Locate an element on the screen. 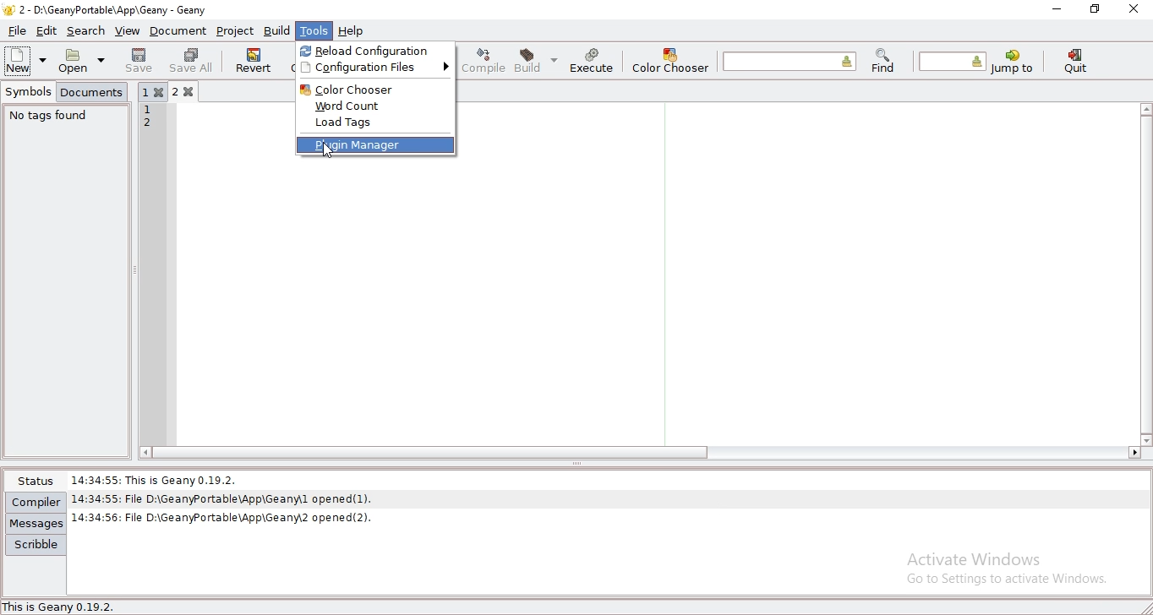 Image resolution: width=1153 pixels, height=615 pixels. save all is located at coordinates (192, 60).